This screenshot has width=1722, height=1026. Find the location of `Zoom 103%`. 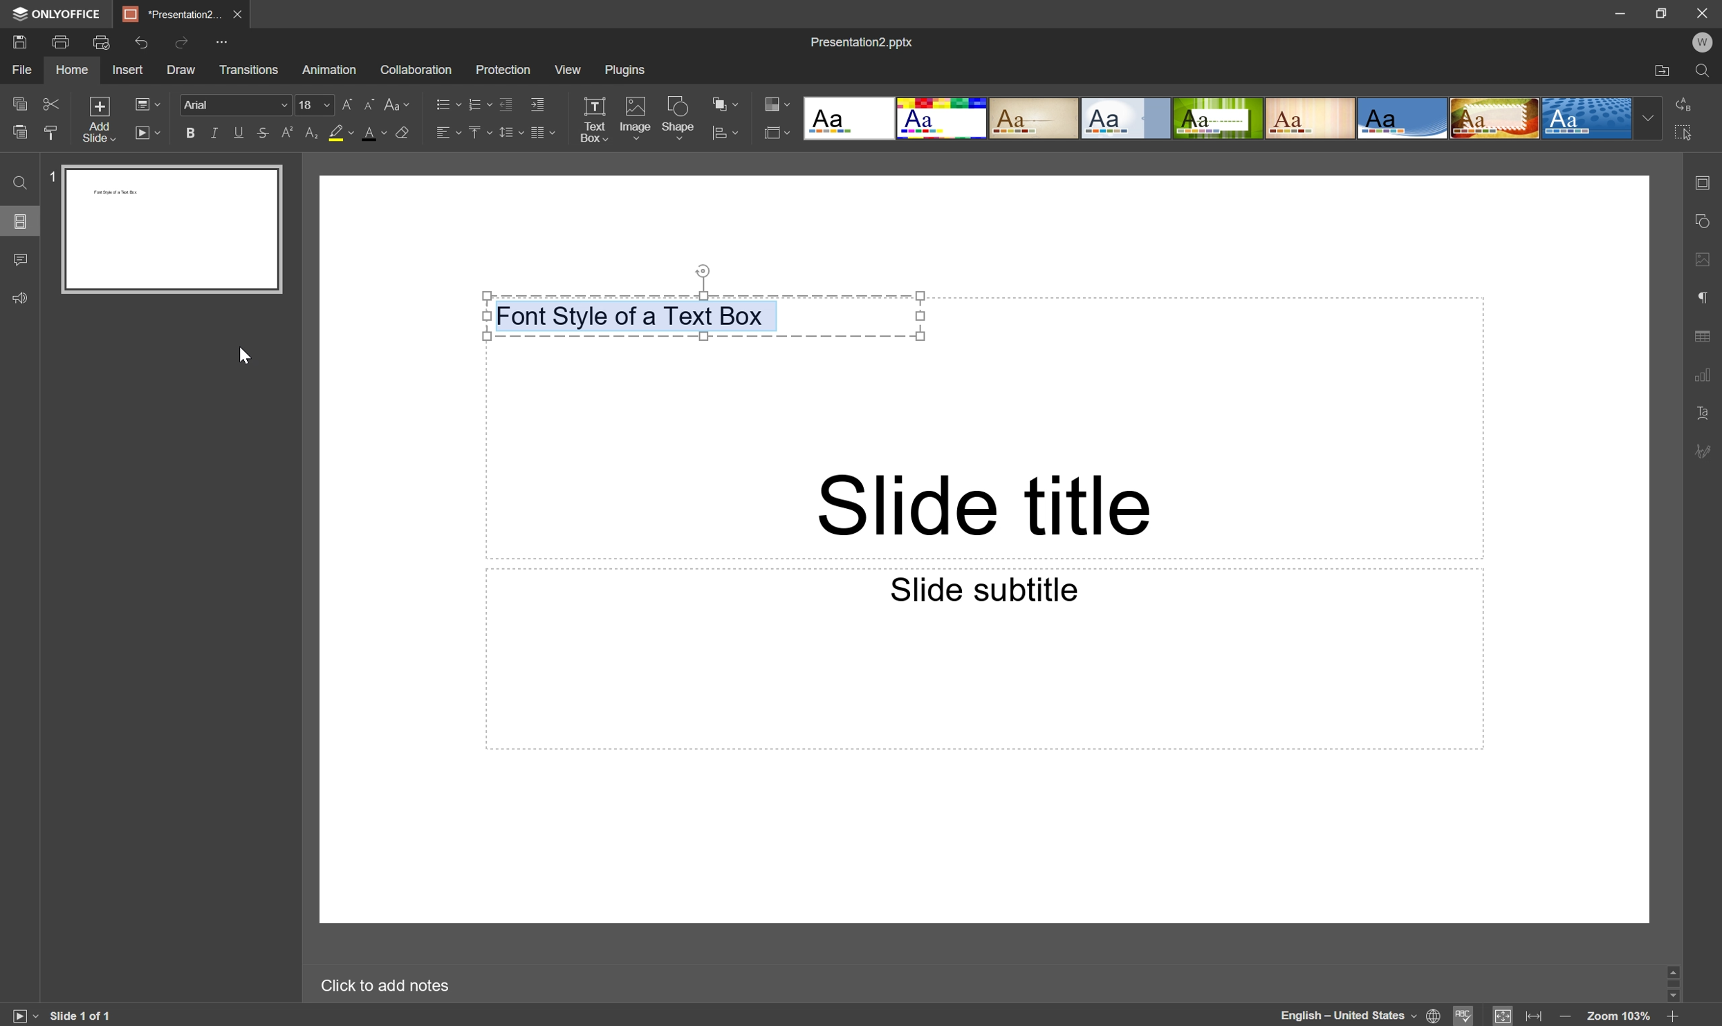

Zoom 103% is located at coordinates (1622, 1017).